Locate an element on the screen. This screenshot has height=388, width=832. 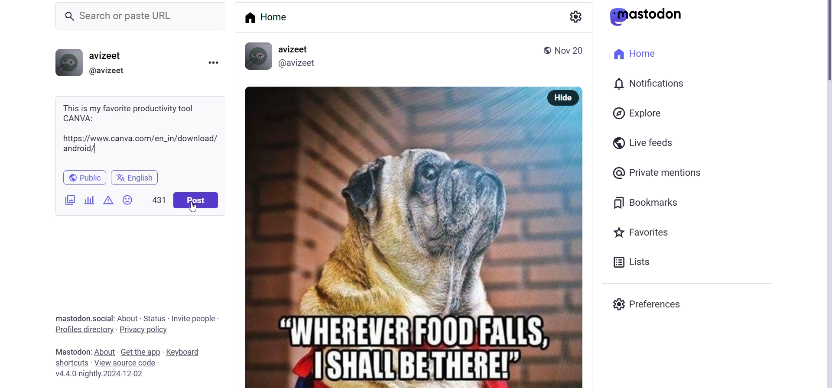
emojis is located at coordinates (131, 198).